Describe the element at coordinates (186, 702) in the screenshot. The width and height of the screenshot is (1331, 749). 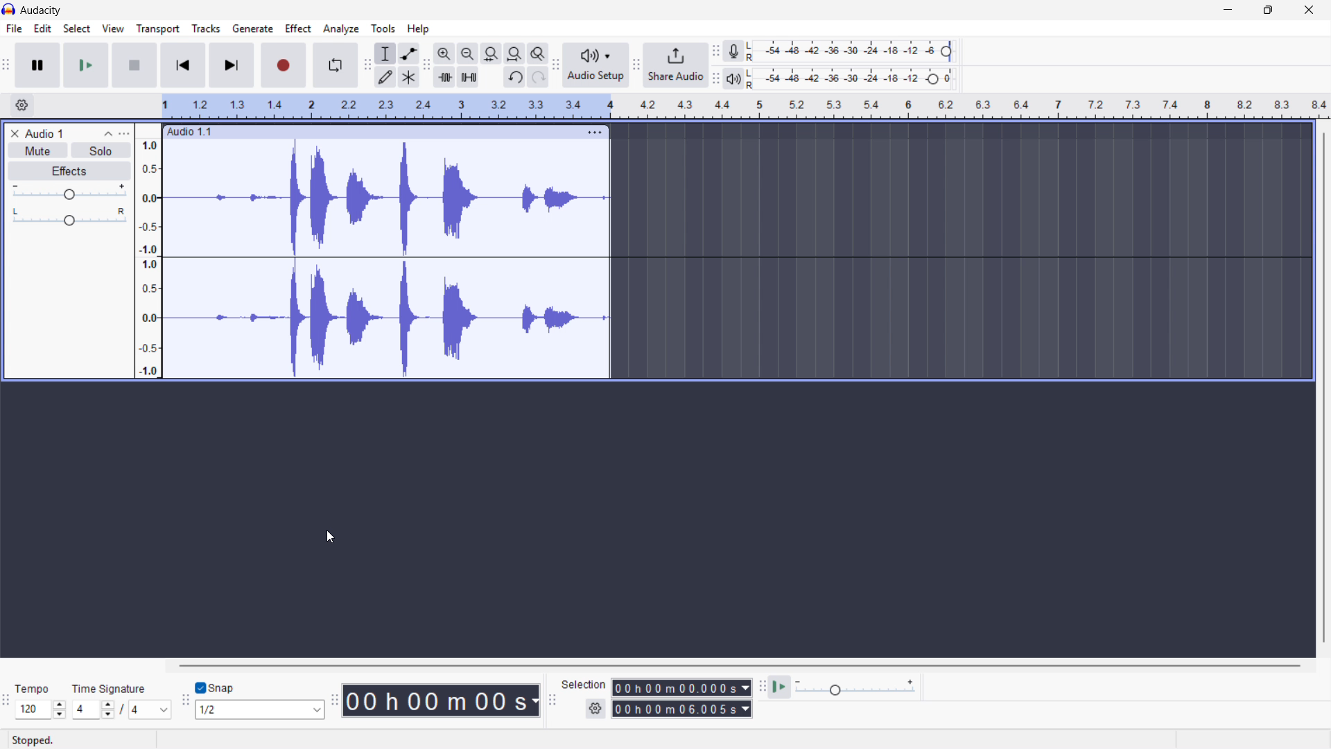
I see `Snapping toolbar` at that location.